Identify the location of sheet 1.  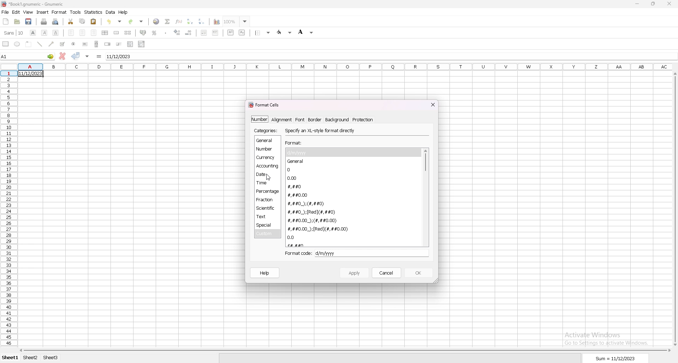
(11, 358).